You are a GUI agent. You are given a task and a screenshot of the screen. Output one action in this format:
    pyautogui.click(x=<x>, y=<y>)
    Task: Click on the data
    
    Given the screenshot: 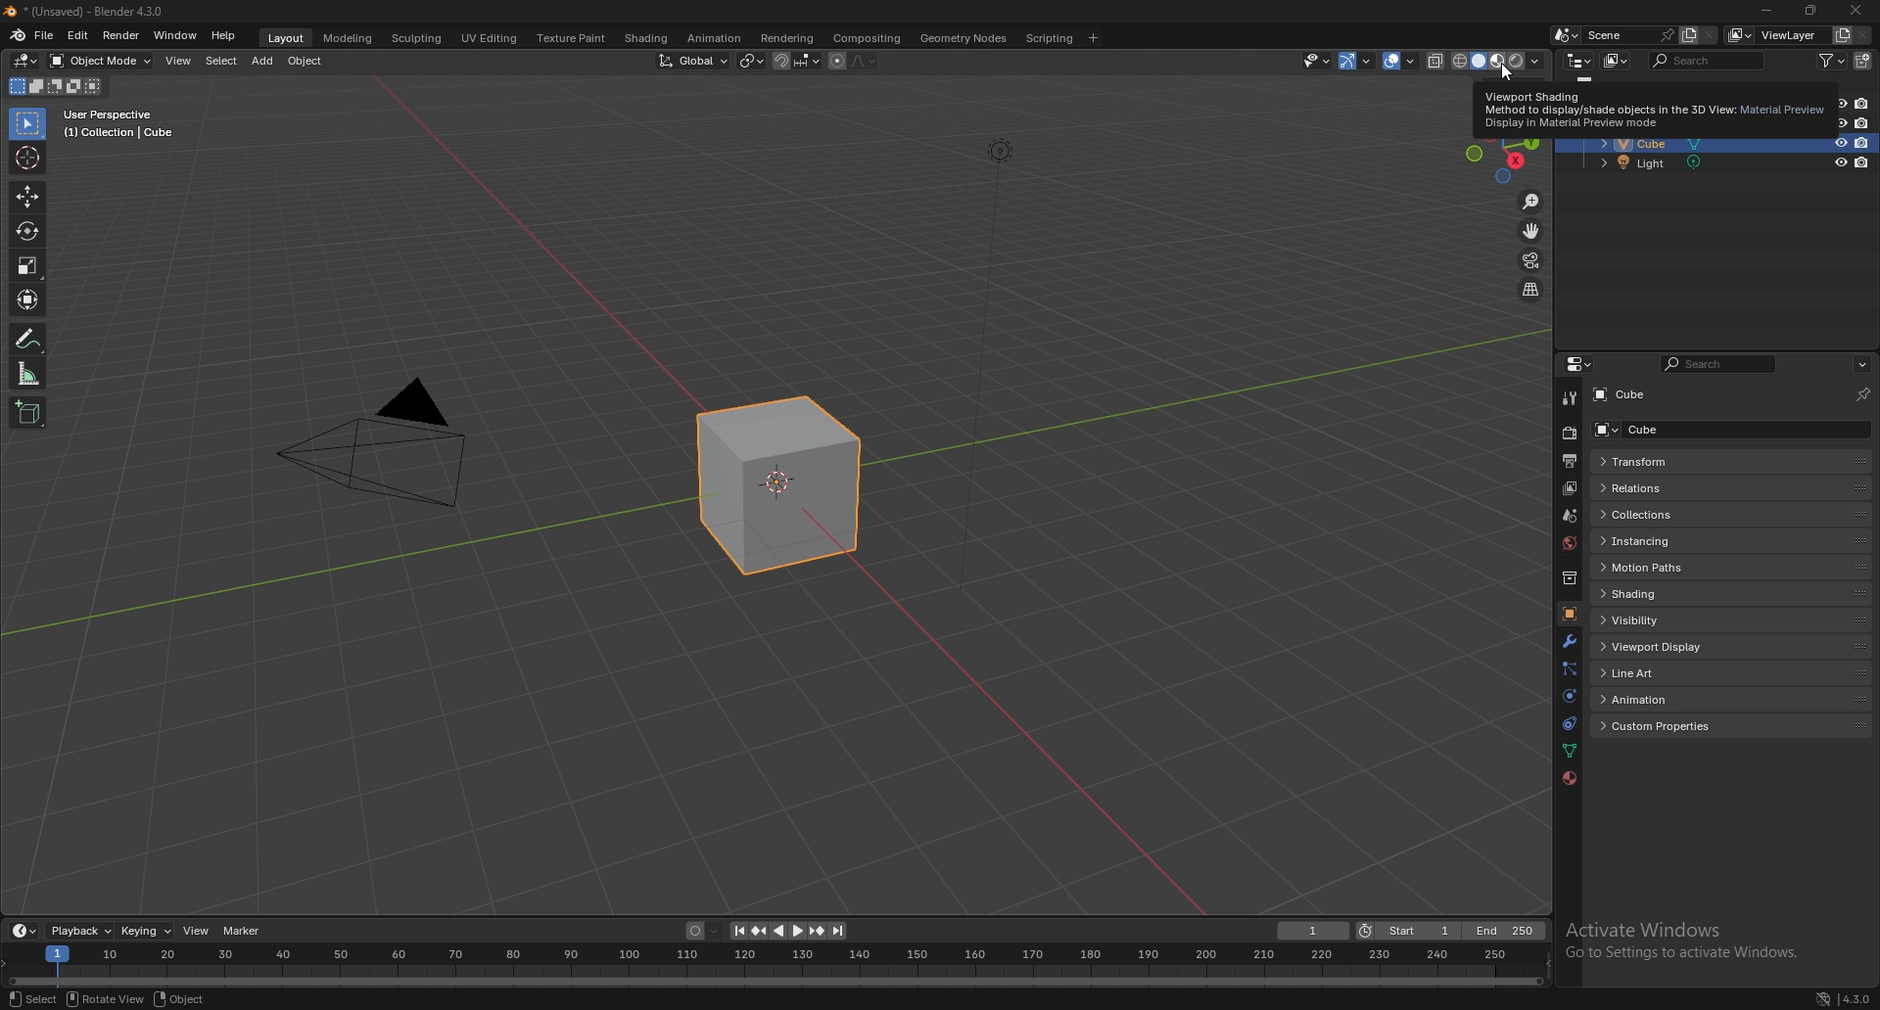 What is the action you would take?
    pyautogui.click(x=1571, y=751)
    